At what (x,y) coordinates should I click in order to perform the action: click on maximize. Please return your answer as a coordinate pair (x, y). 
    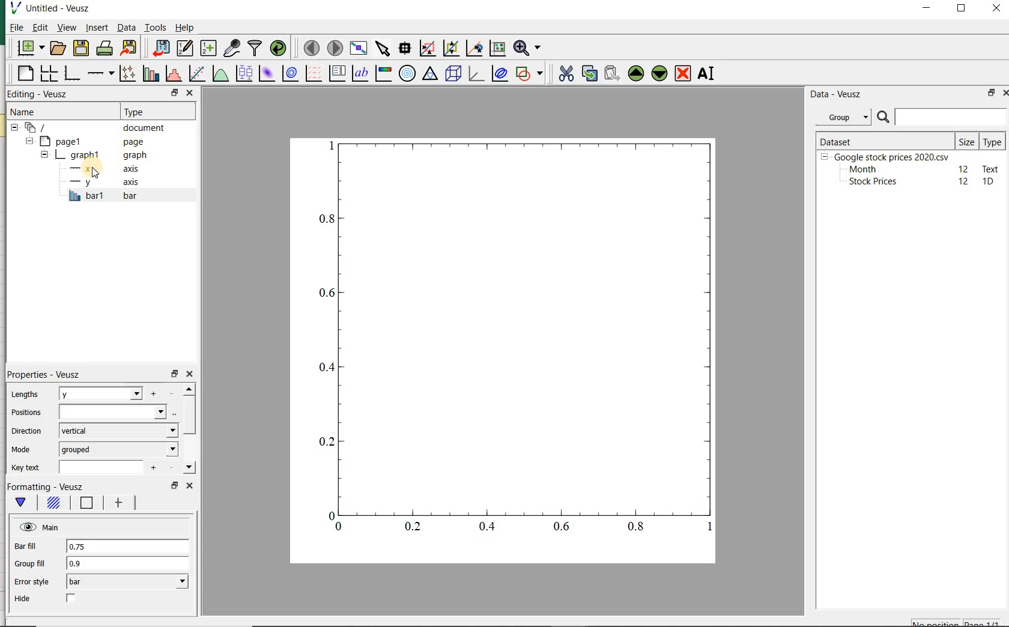
    Looking at the image, I should click on (963, 10).